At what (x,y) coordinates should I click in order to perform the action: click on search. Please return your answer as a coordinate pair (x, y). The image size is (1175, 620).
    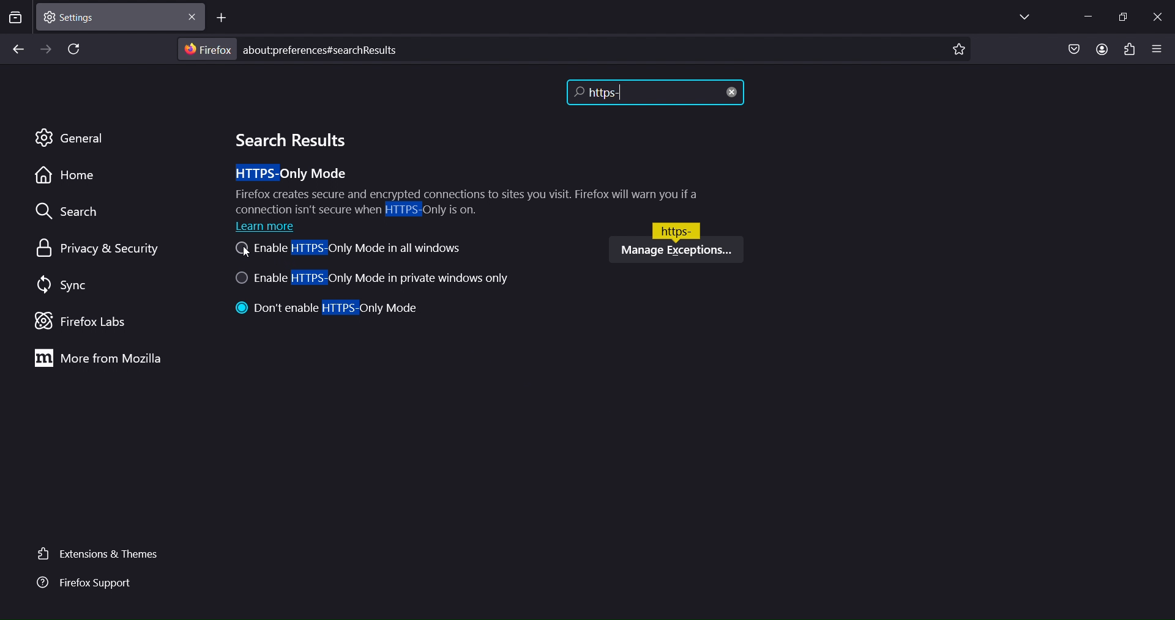
    Looking at the image, I should click on (73, 211).